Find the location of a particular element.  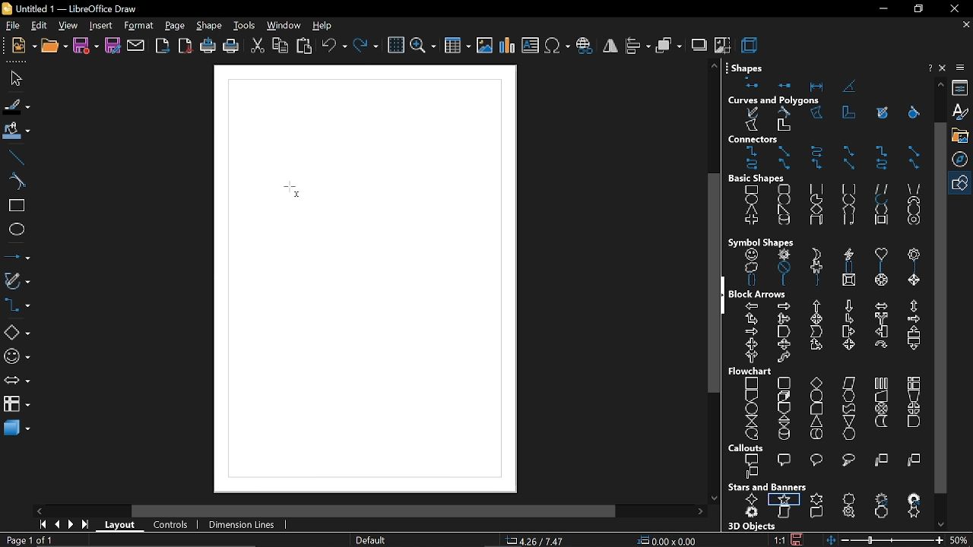

symbol shapes is located at coordinates (829, 267).